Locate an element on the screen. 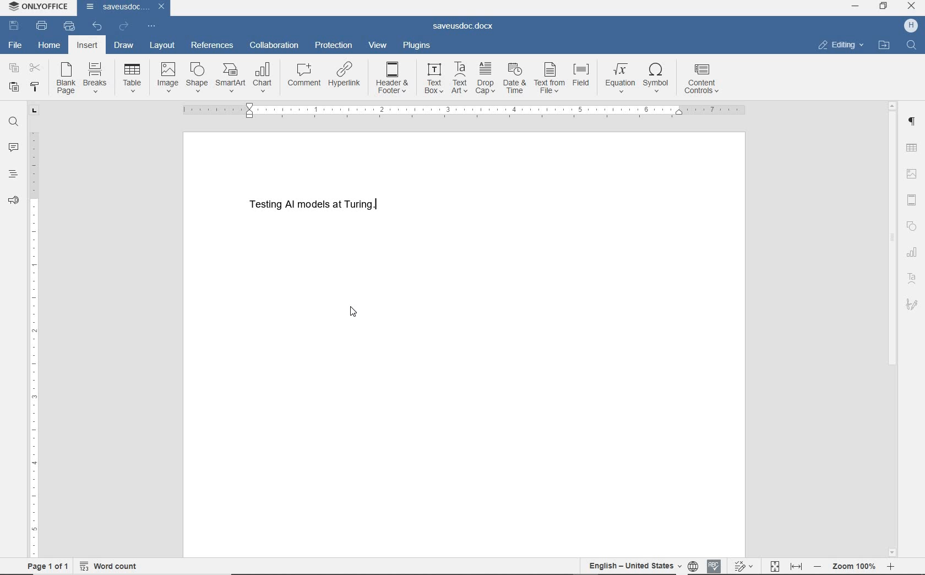 This screenshot has width=925, height=575. signature is located at coordinates (913, 305).